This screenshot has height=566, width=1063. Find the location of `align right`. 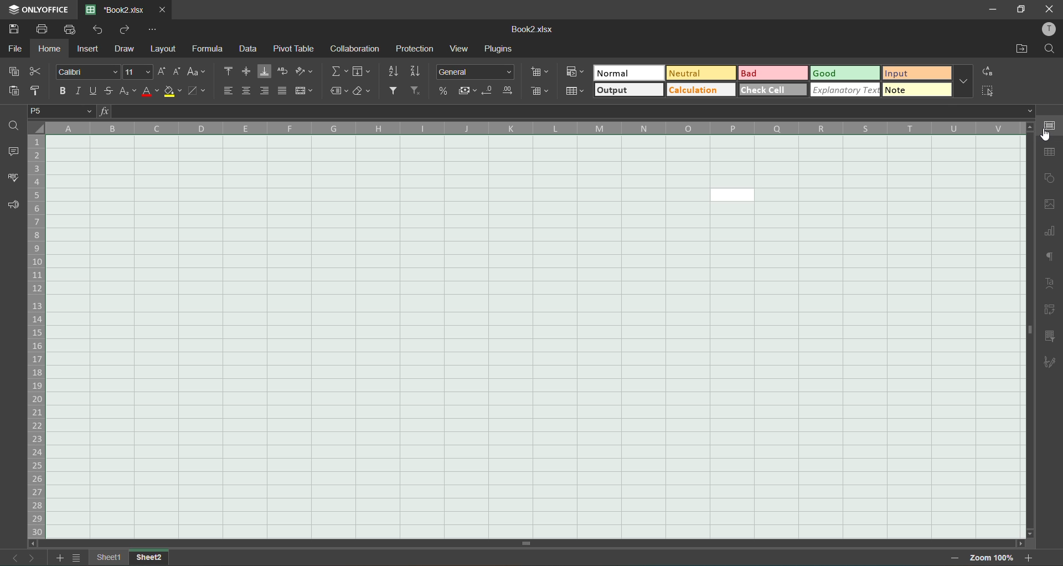

align right is located at coordinates (268, 91).